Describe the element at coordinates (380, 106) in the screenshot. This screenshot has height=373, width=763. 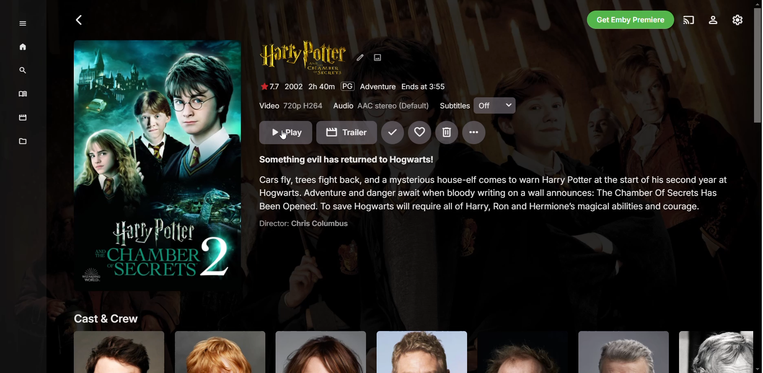
I see `Audio` at that location.